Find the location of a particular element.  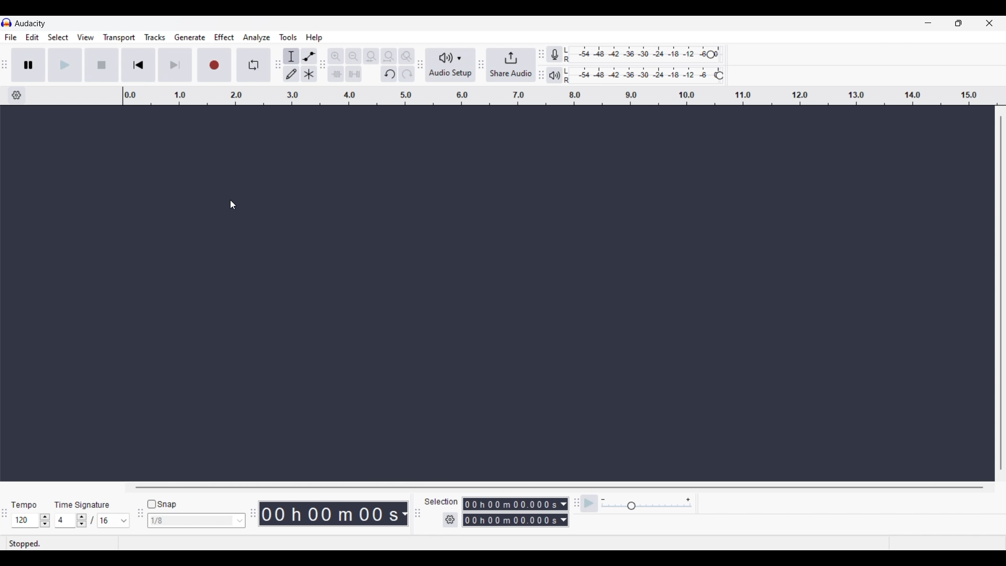

Recording level is located at coordinates (642, 55).